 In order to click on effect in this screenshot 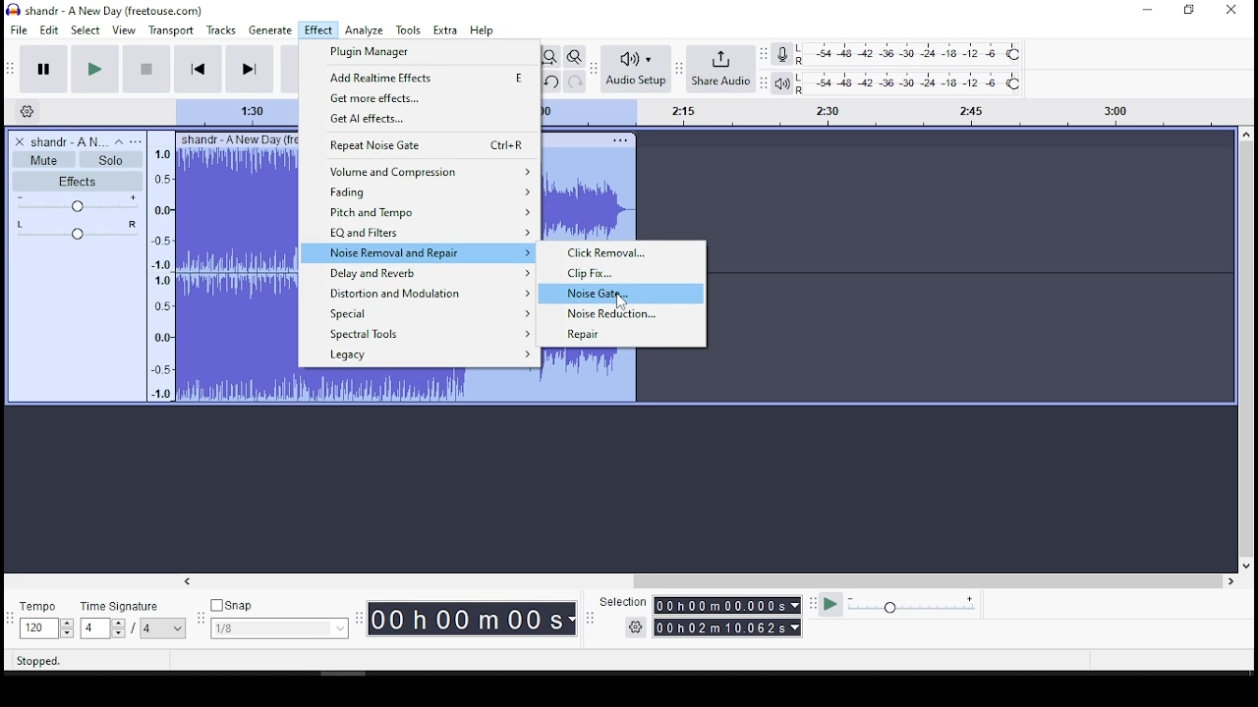, I will do `click(319, 29)`.